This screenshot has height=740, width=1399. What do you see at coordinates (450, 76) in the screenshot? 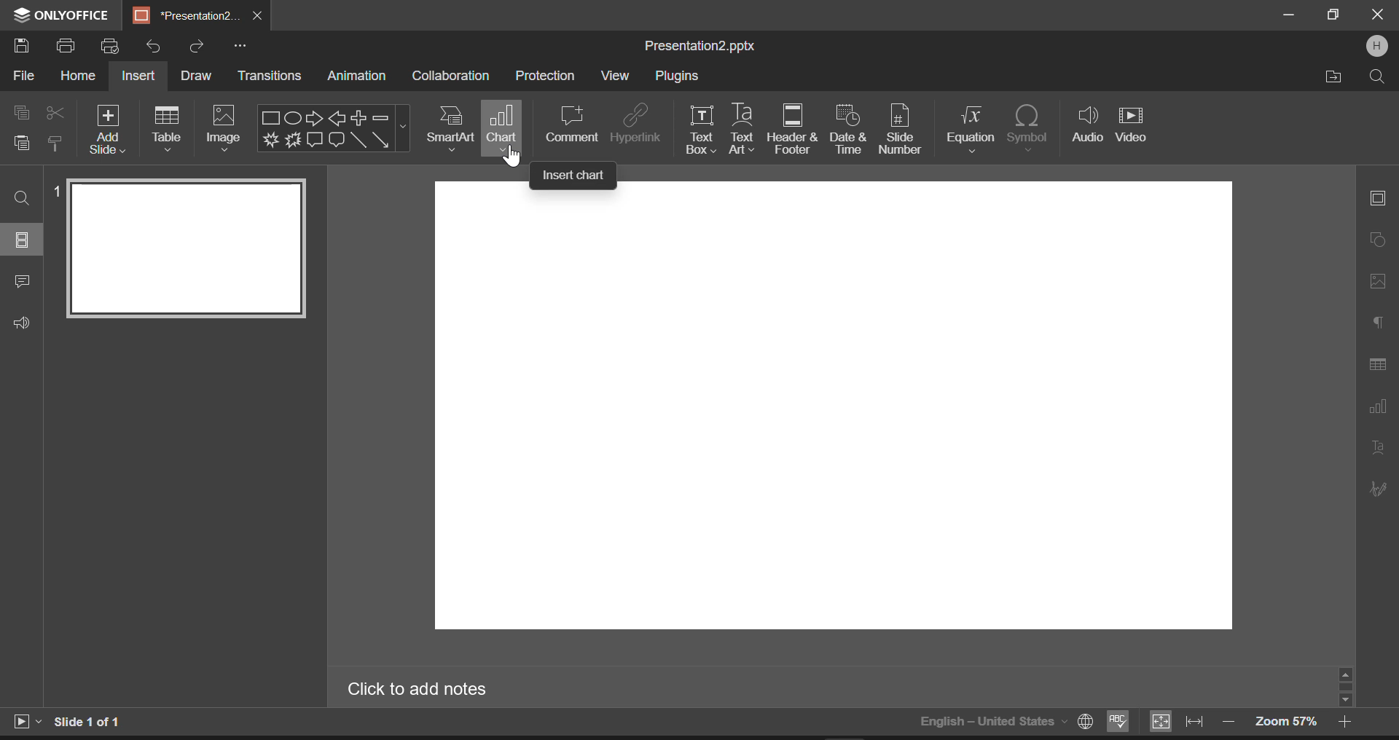
I see `Collaboration` at bounding box center [450, 76].